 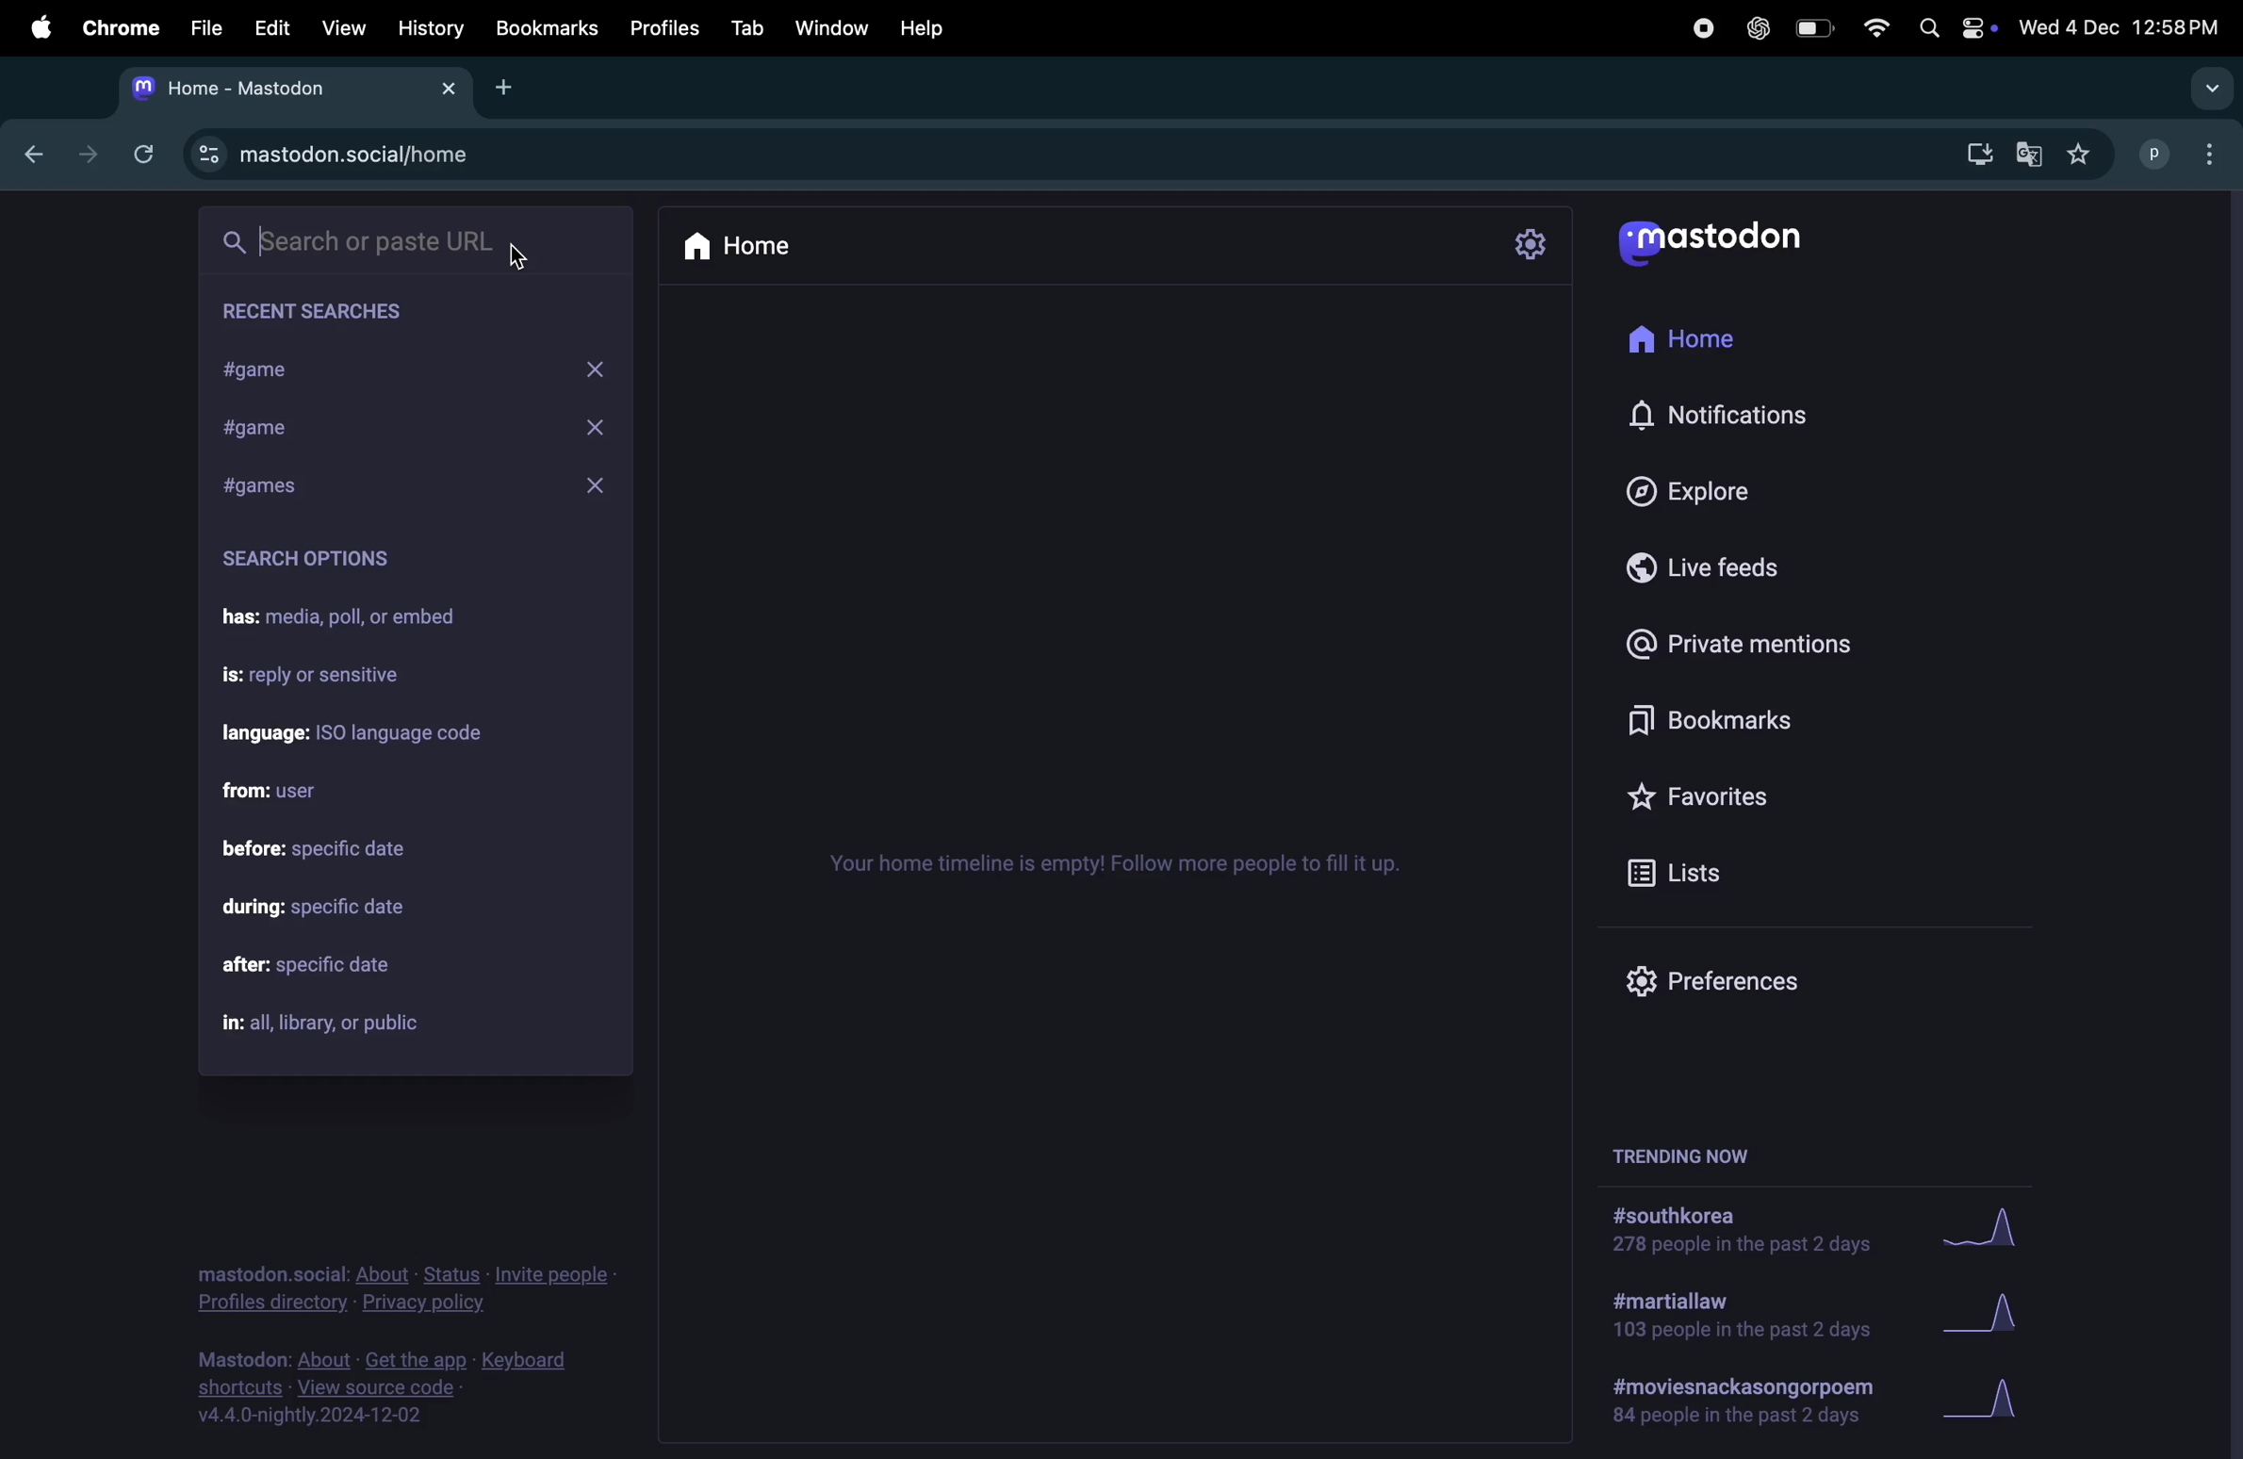 What do you see at coordinates (37, 25) in the screenshot?
I see `apple enu` at bounding box center [37, 25].